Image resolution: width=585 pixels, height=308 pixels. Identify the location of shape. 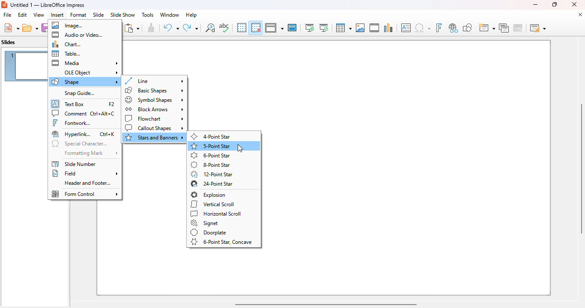
(84, 82).